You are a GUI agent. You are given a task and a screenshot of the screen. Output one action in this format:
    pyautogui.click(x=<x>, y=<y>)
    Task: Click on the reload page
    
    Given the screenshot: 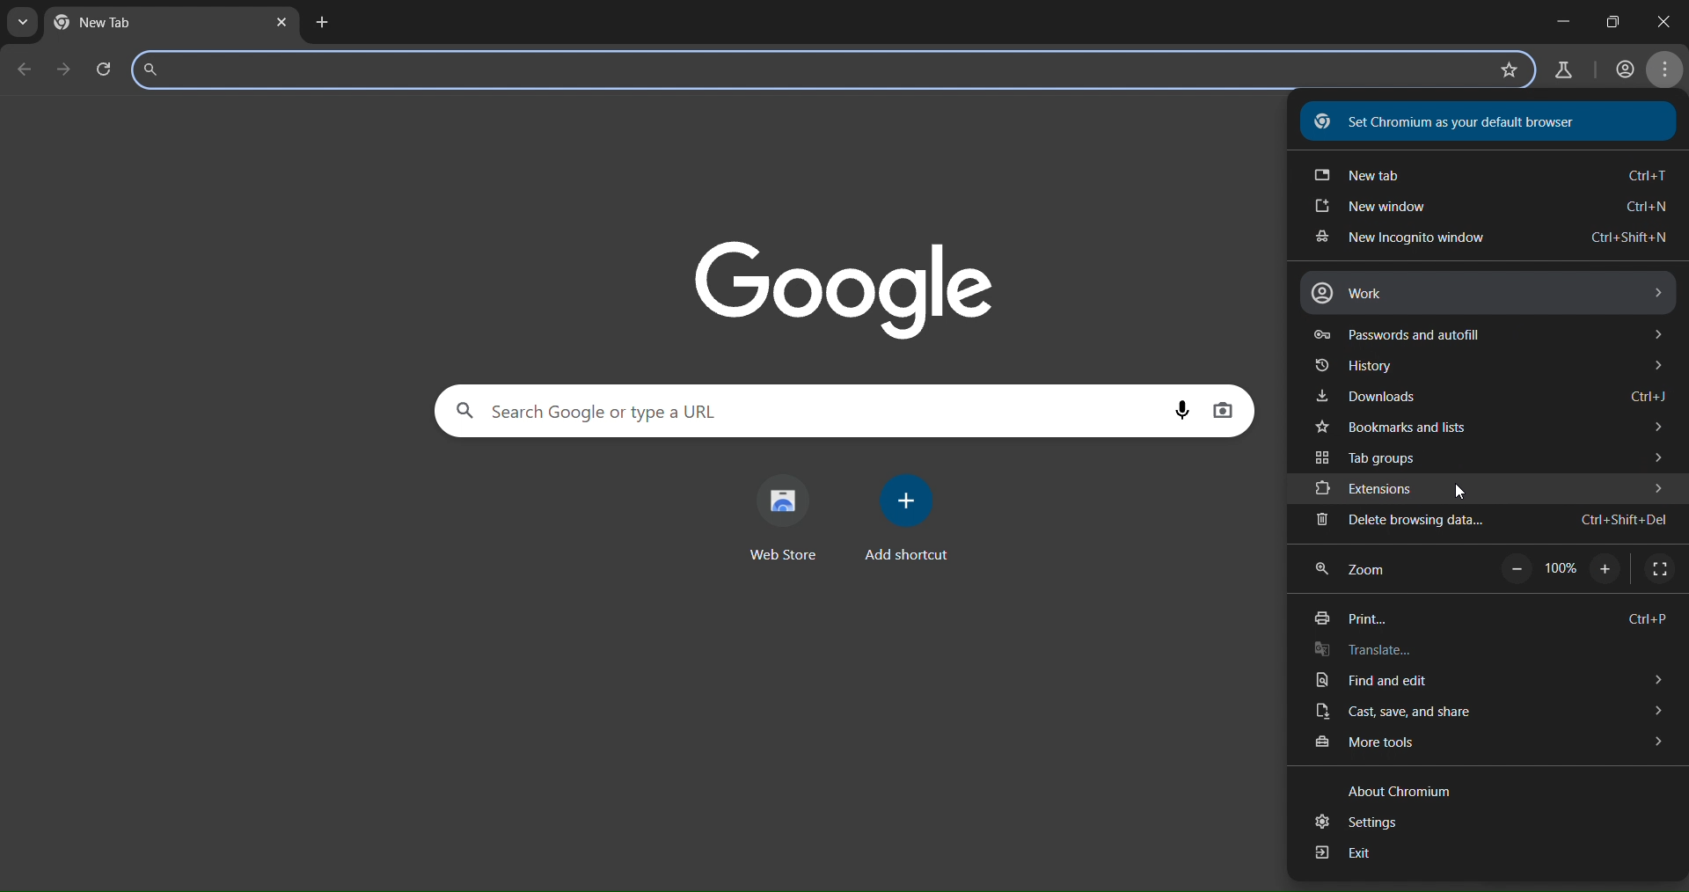 What is the action you would take?
    pyautogui.click(x=104, y=68)
    